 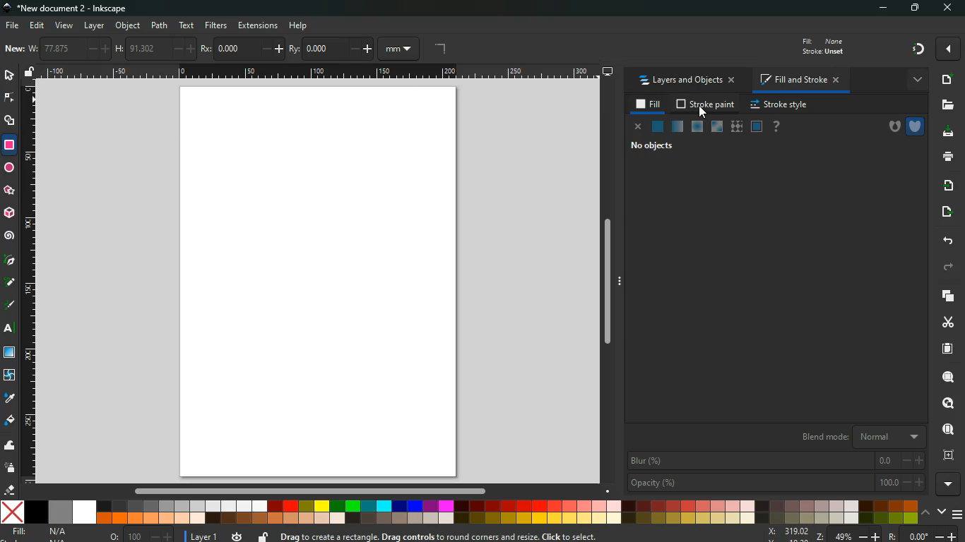 I want to click on twist, so click(x=9, y=374).